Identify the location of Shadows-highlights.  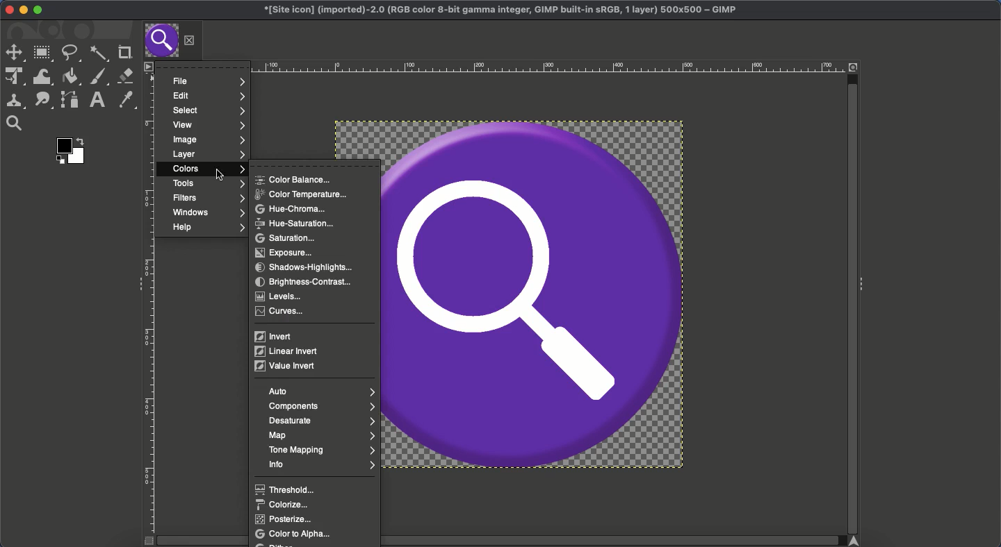
(305, 268).